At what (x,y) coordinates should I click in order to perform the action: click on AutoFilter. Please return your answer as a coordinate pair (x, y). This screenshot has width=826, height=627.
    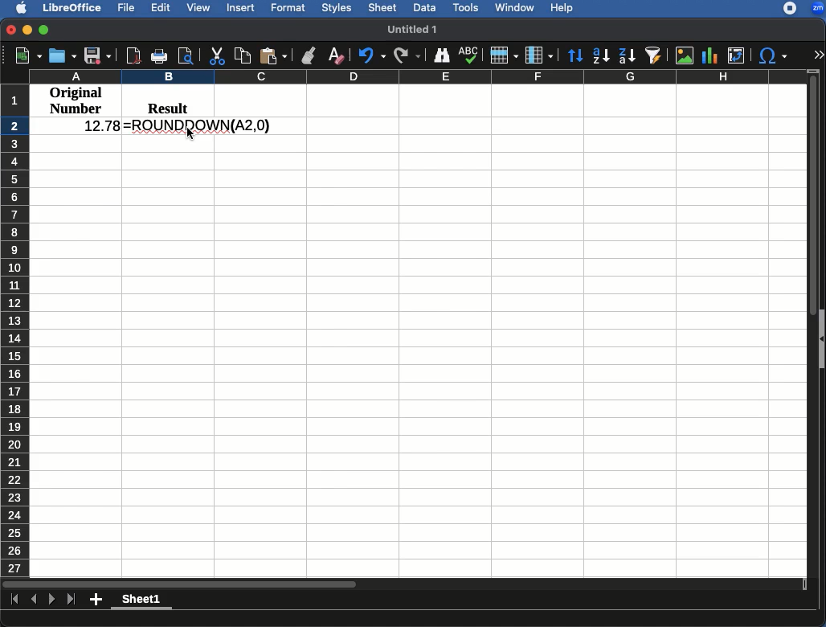
    Looking at the image, I should click on (653, 55).